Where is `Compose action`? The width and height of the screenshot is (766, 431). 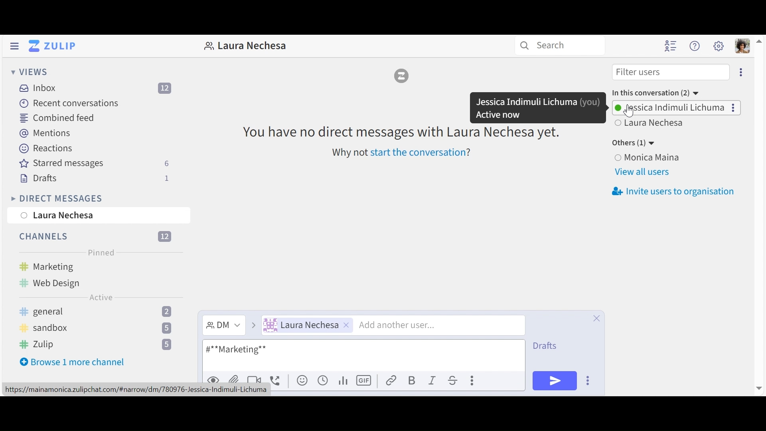 Compose action is located at coordinates (473, 380).